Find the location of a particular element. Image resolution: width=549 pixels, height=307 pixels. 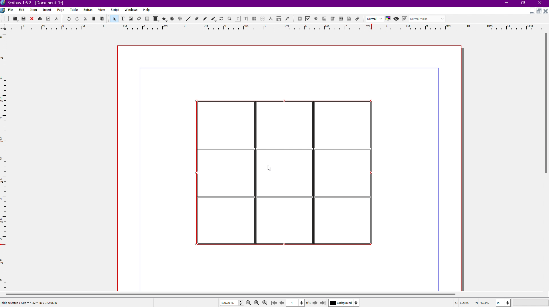

Cut is located at coordinates (86, 19).